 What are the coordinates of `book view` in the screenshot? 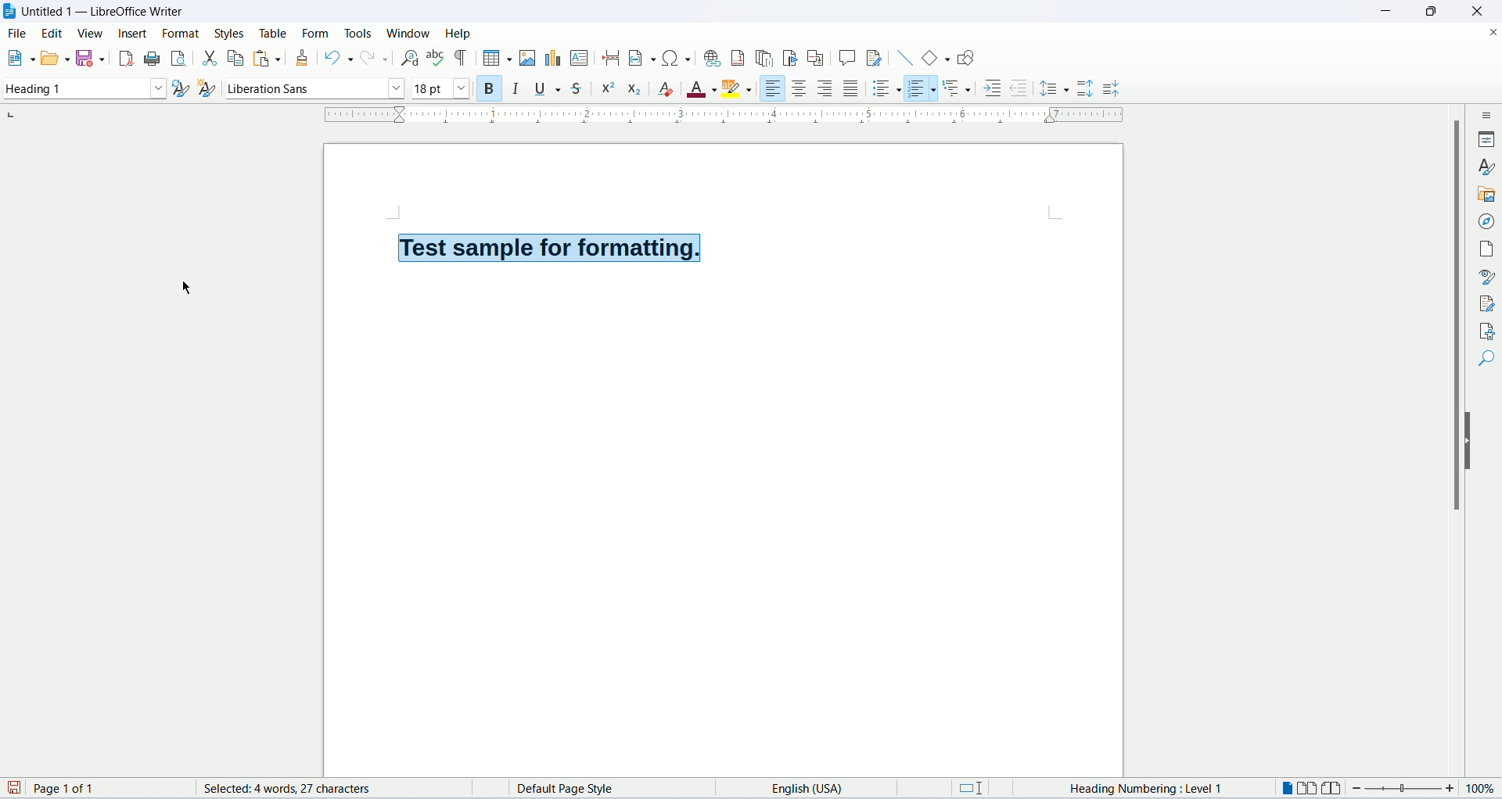 It's located at (1334, 788).